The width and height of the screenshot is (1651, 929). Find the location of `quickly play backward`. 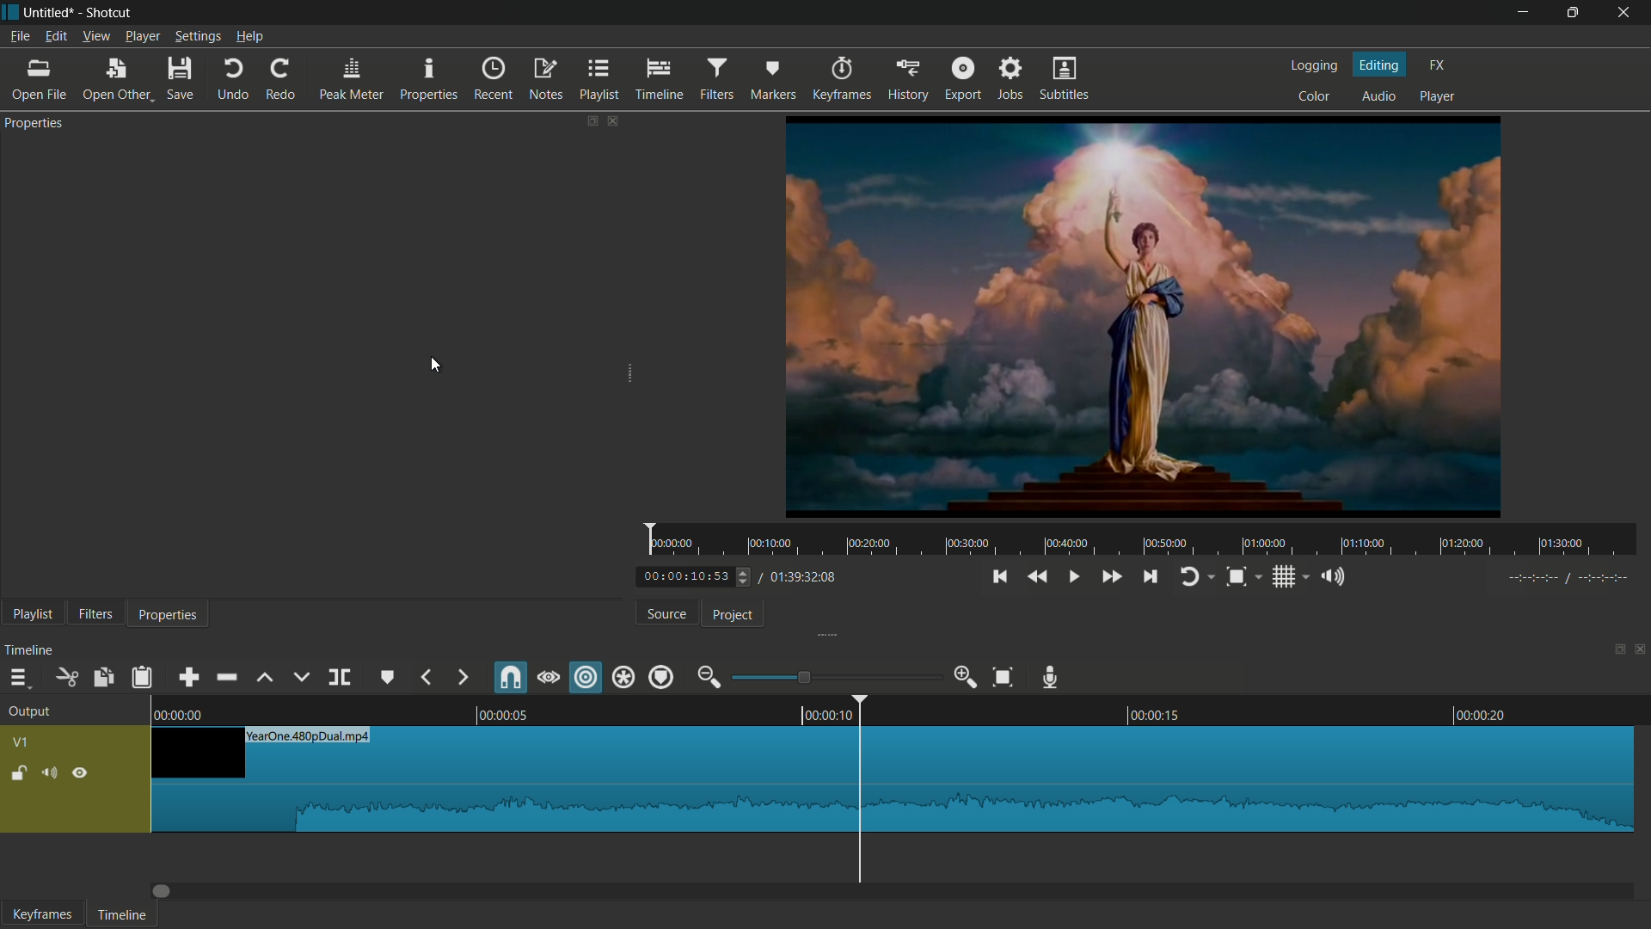

quickly play backward is located at coordinates (1036, 575).